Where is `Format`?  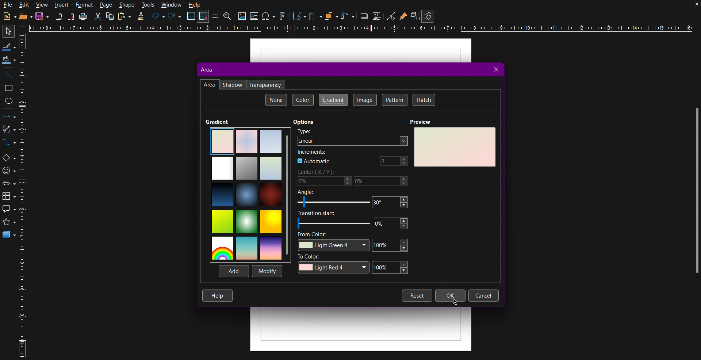 Format is located at coordinates (84, 5).